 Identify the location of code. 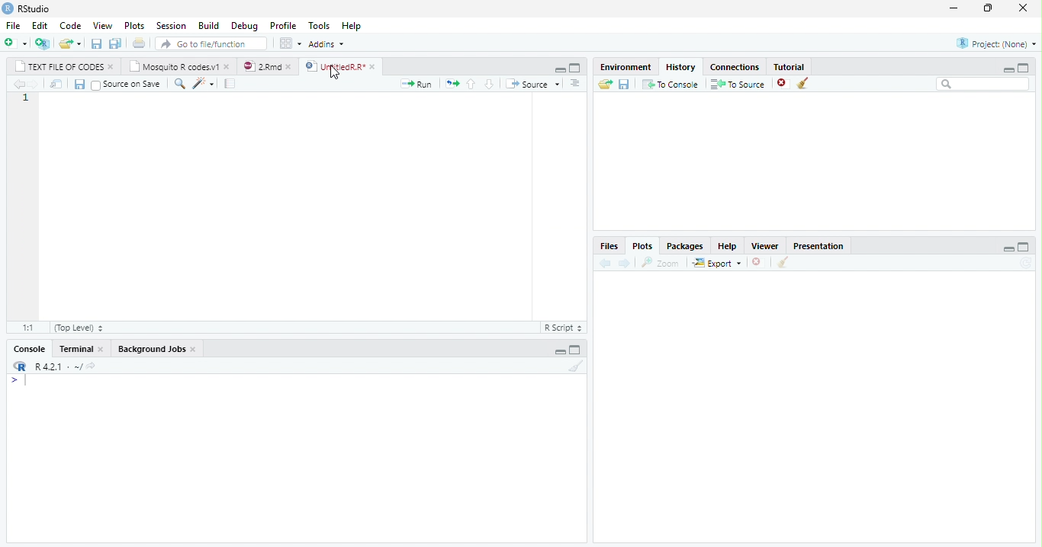
(68, 24).